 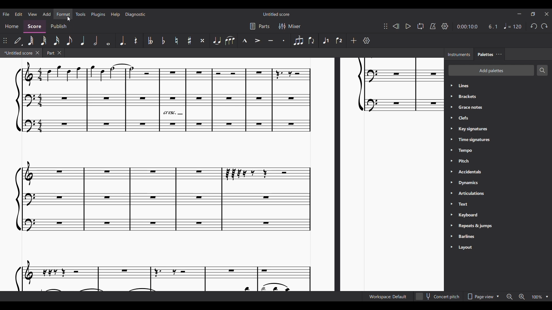 I want to click on Close/Undock Palette tab, so click(x=499, y=54).